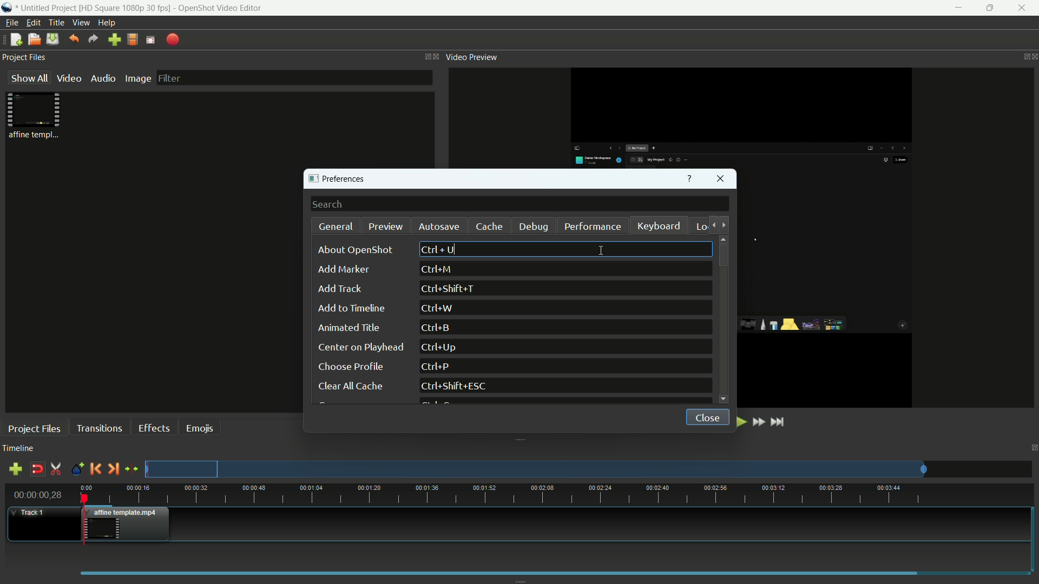 This screenshot has width=1039, height=584. I want to click on audio, so click(104, 78).